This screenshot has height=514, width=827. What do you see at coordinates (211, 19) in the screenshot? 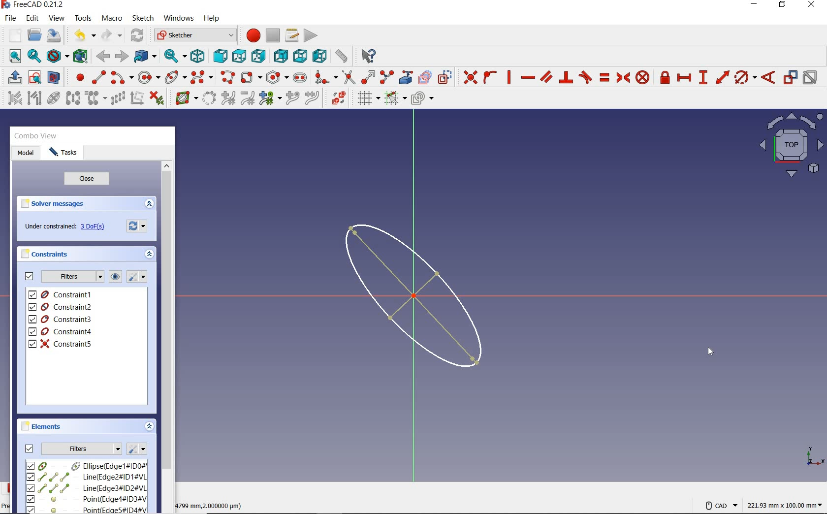
I see `help` at bounding box center [211, 19].